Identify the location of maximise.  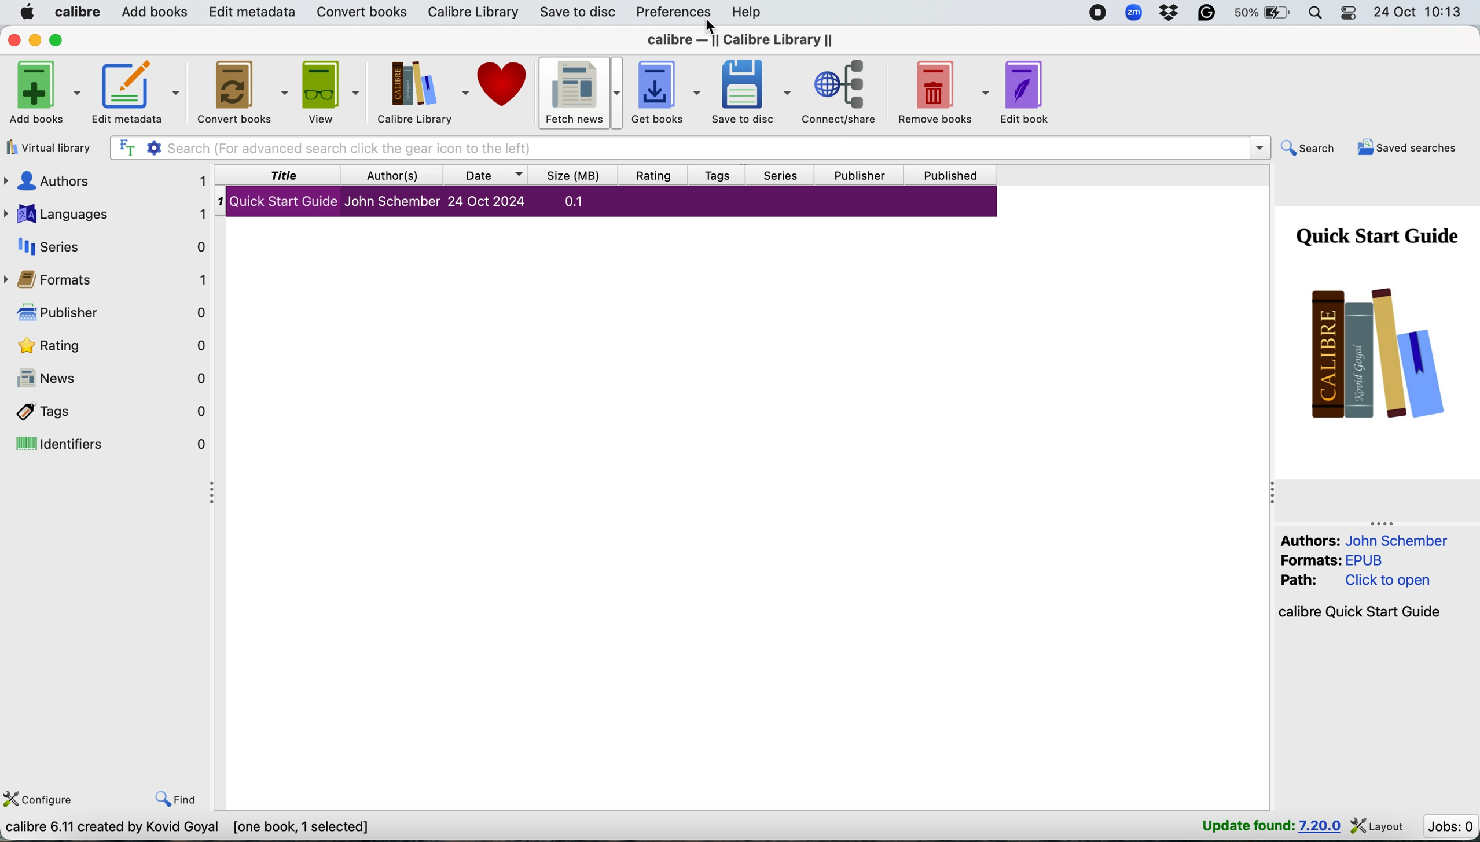
(61, 40).